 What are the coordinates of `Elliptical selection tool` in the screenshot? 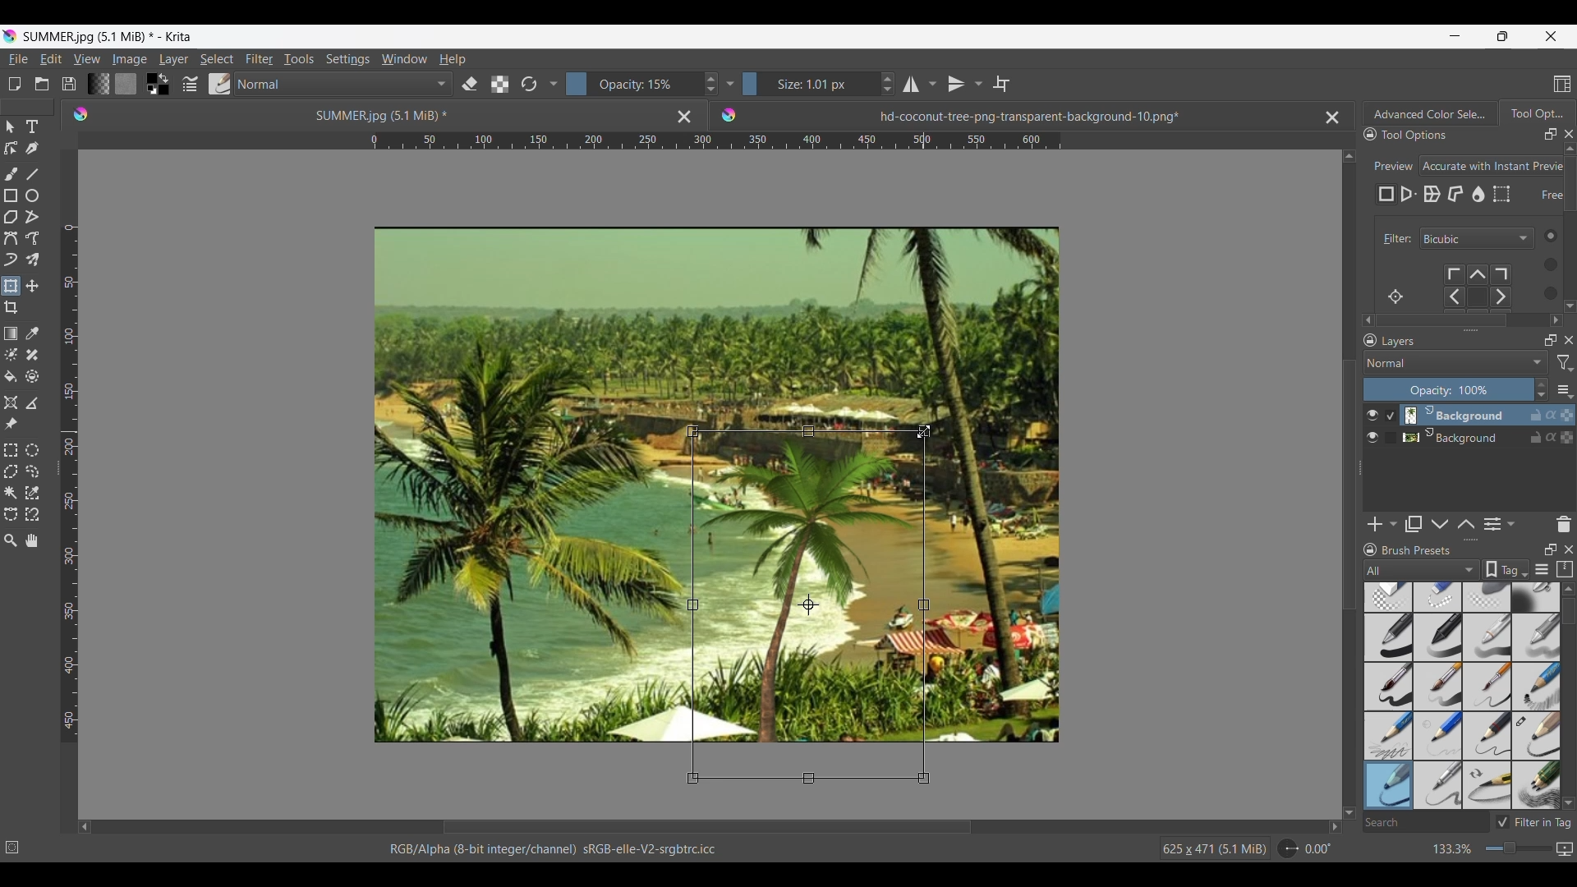 It's located at (32, 450).